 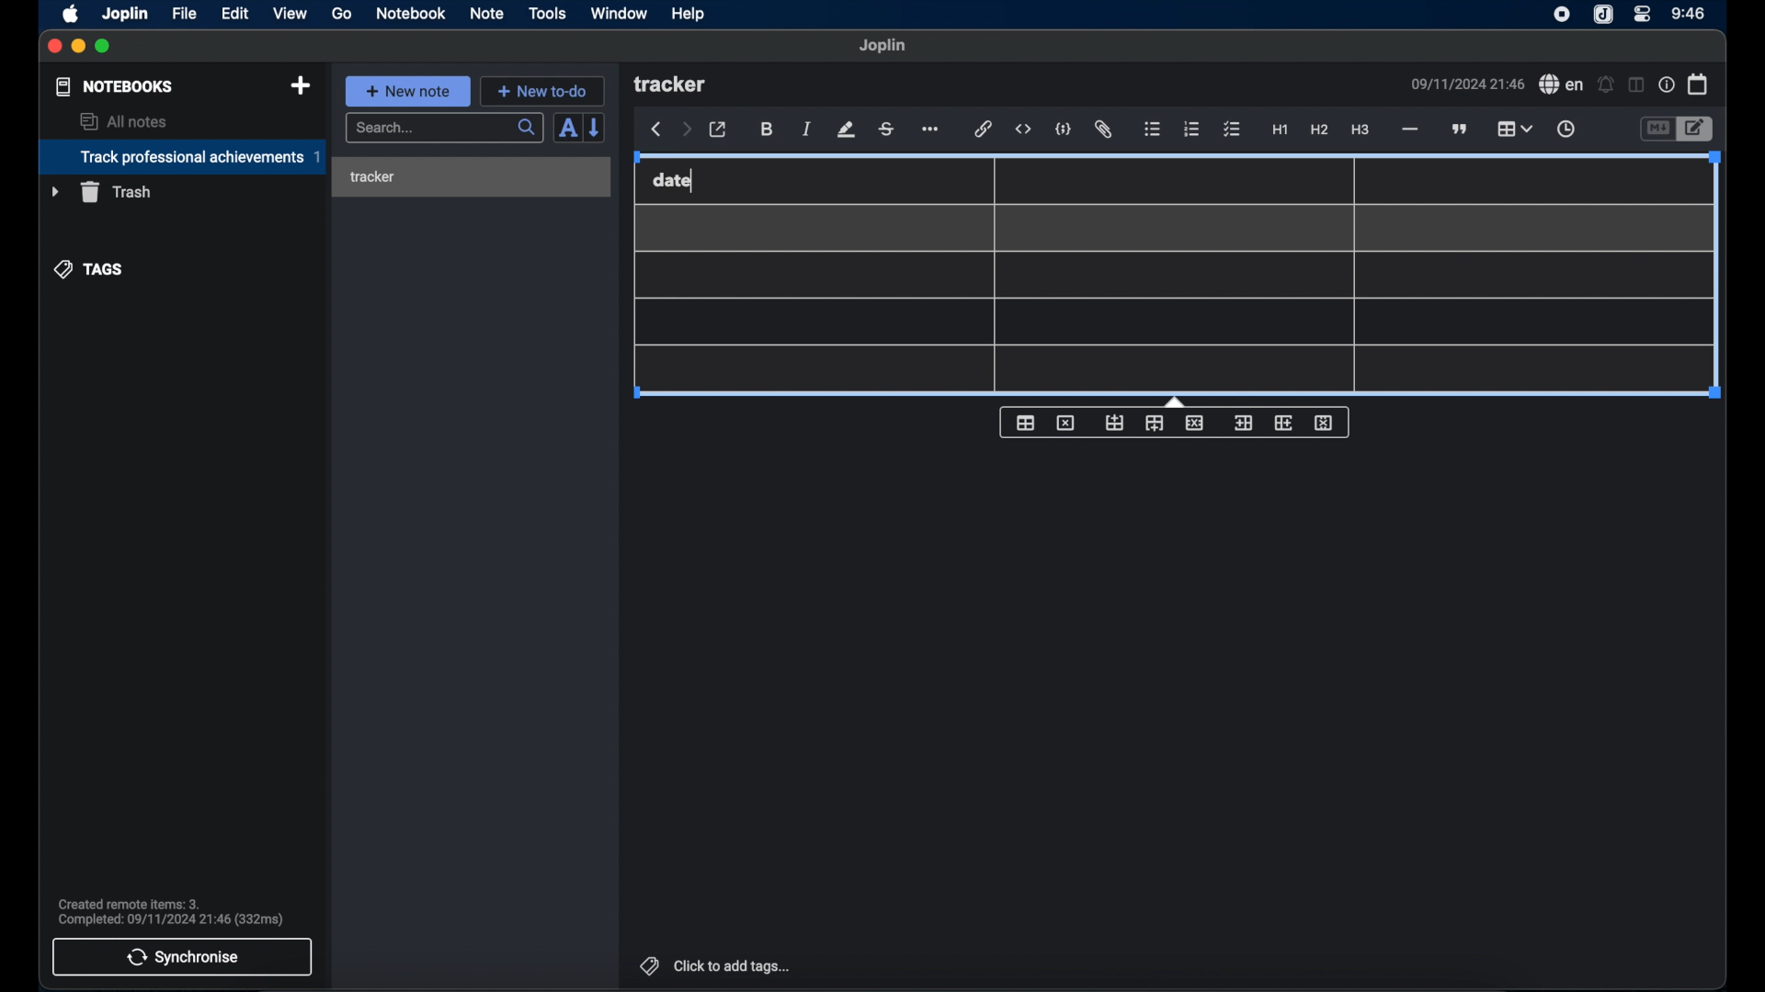 What do you see at coordinates (883, 46) in the screenshot?
I see `joplin` at bounding box center [883, 46].